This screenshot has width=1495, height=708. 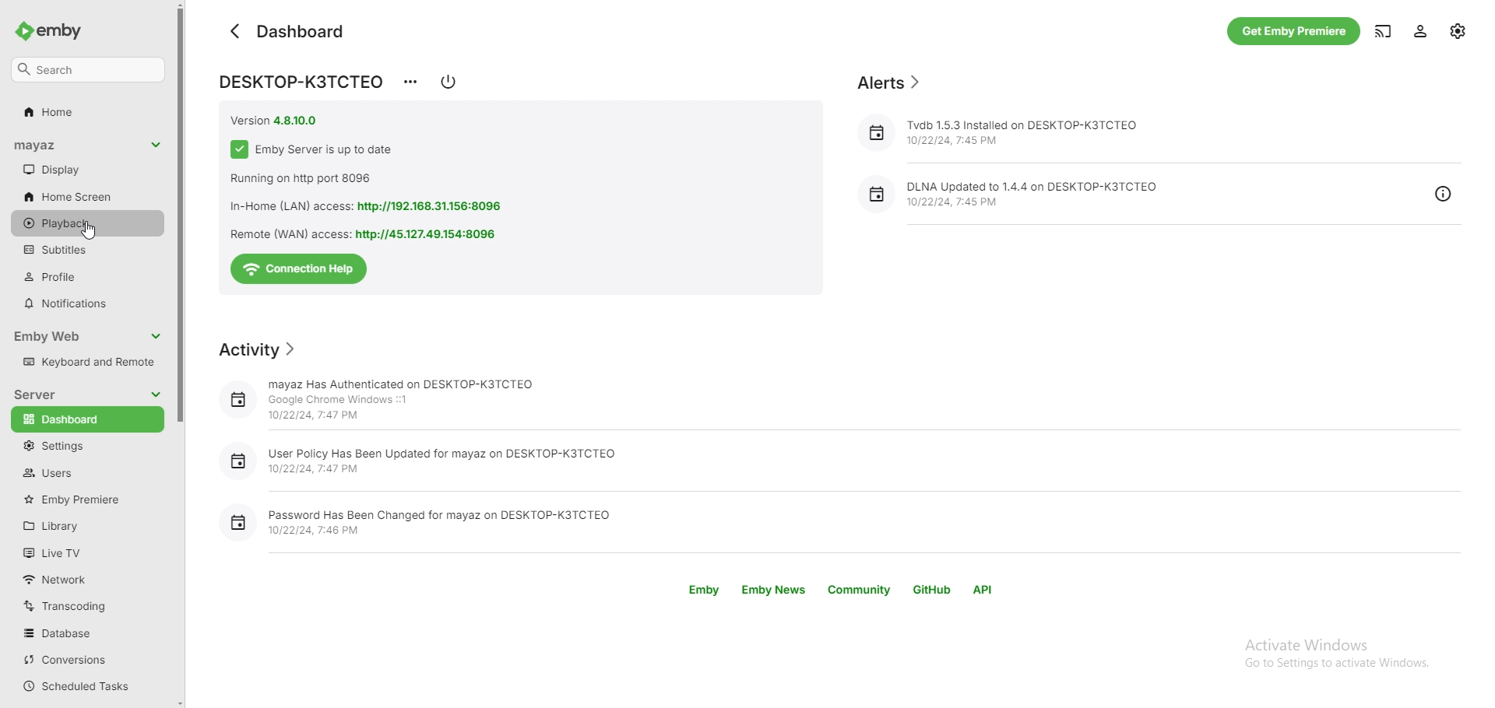 What do you see at coordinates (83, 447) in the screenshot?
I see `settings` at bounding box center [83, 447].